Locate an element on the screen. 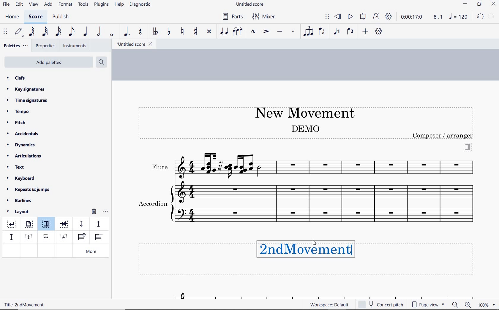 The width and height of the screenshot is (499, 310). voice 2 is located at coordinates (350, 32).